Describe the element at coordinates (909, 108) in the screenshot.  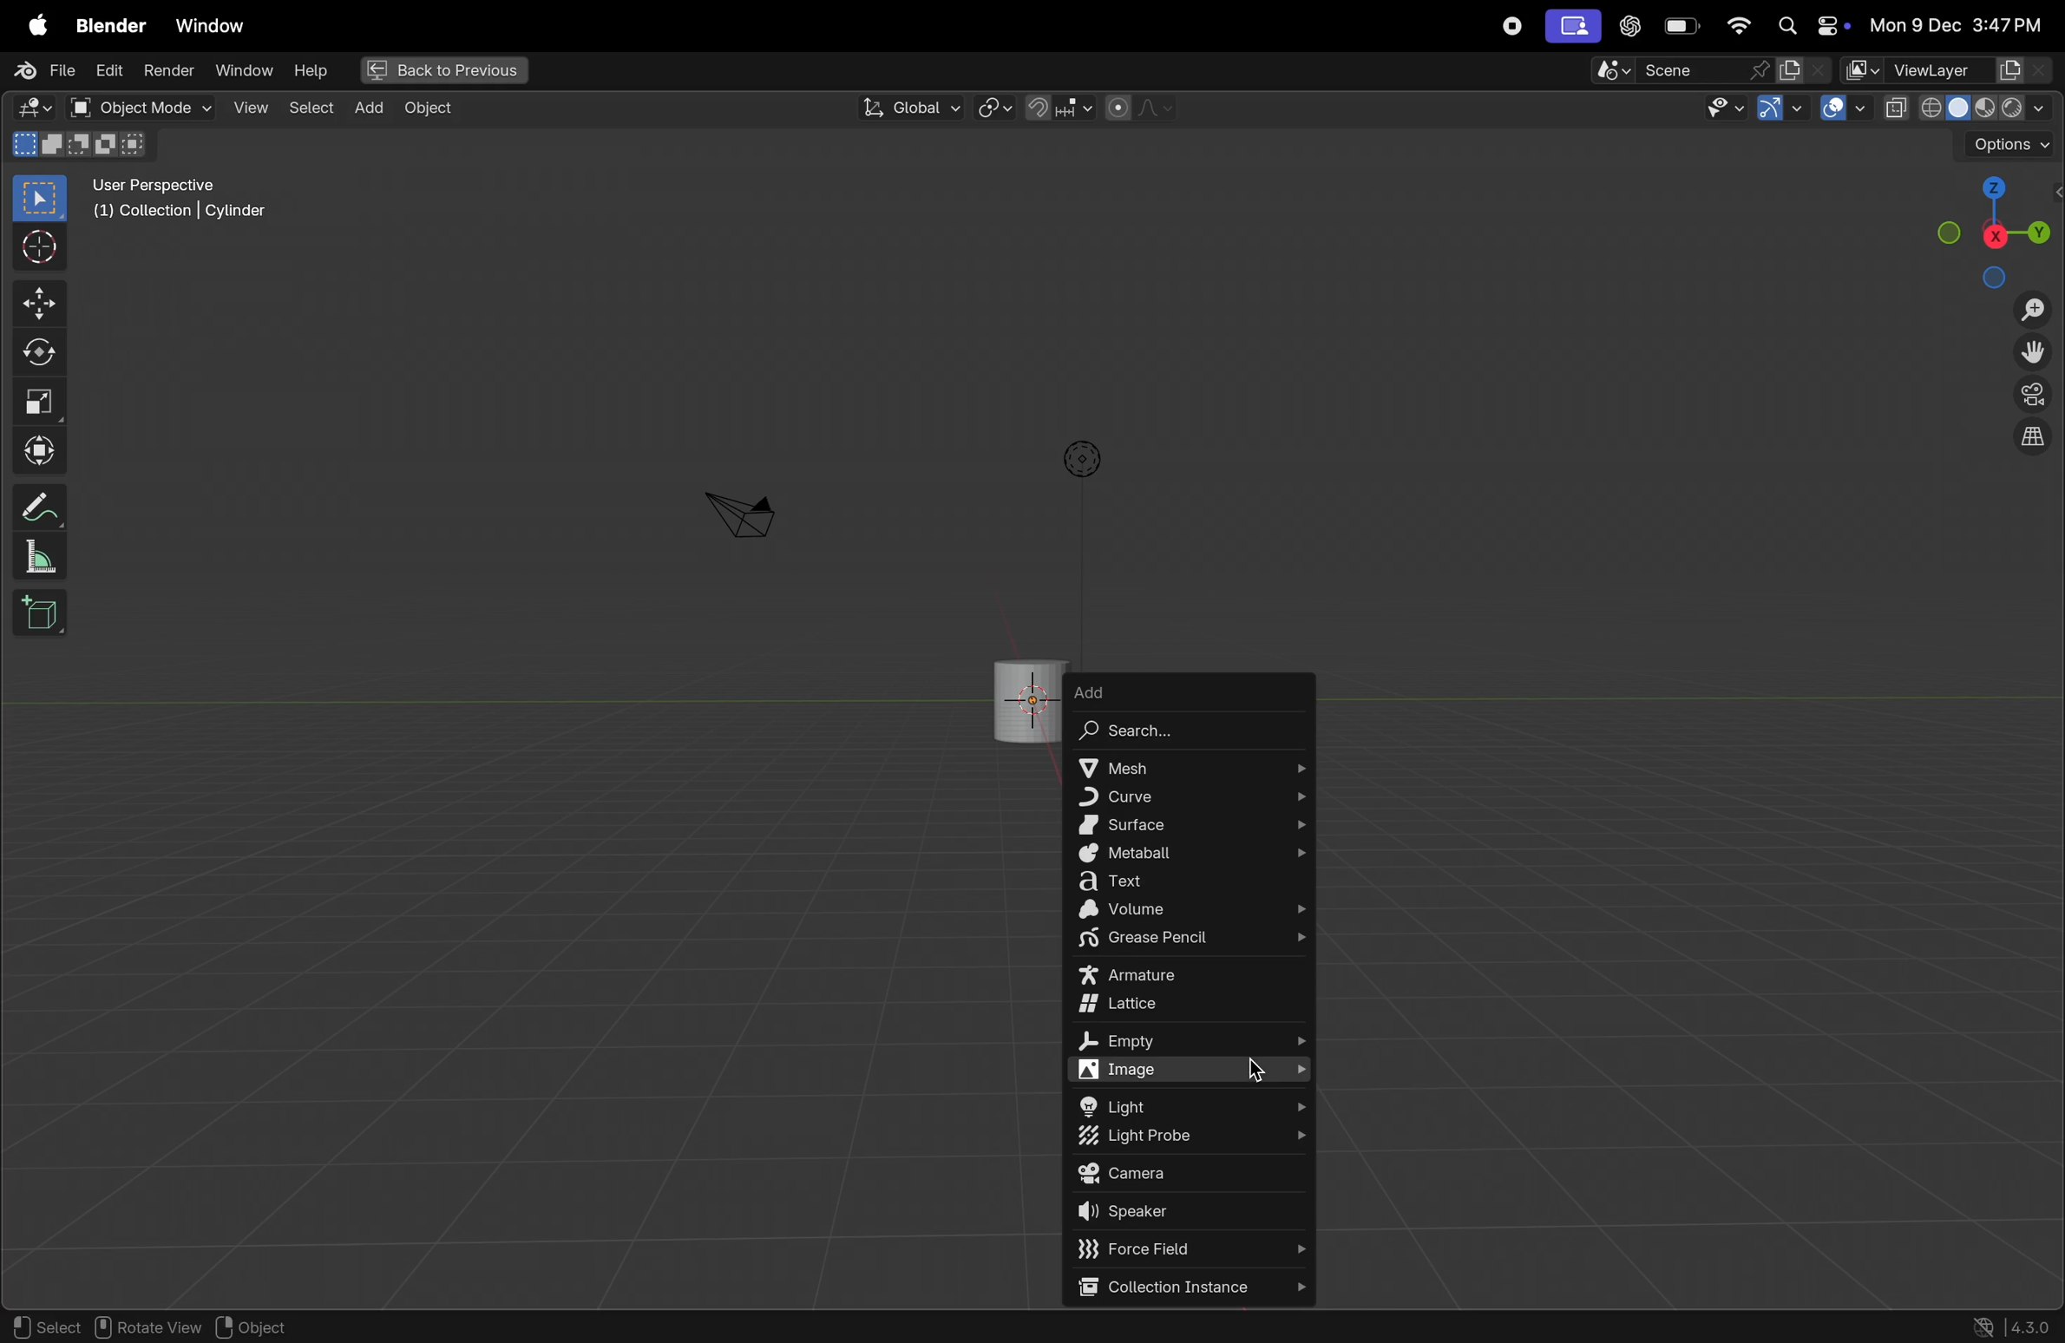
I see `global` at that location.